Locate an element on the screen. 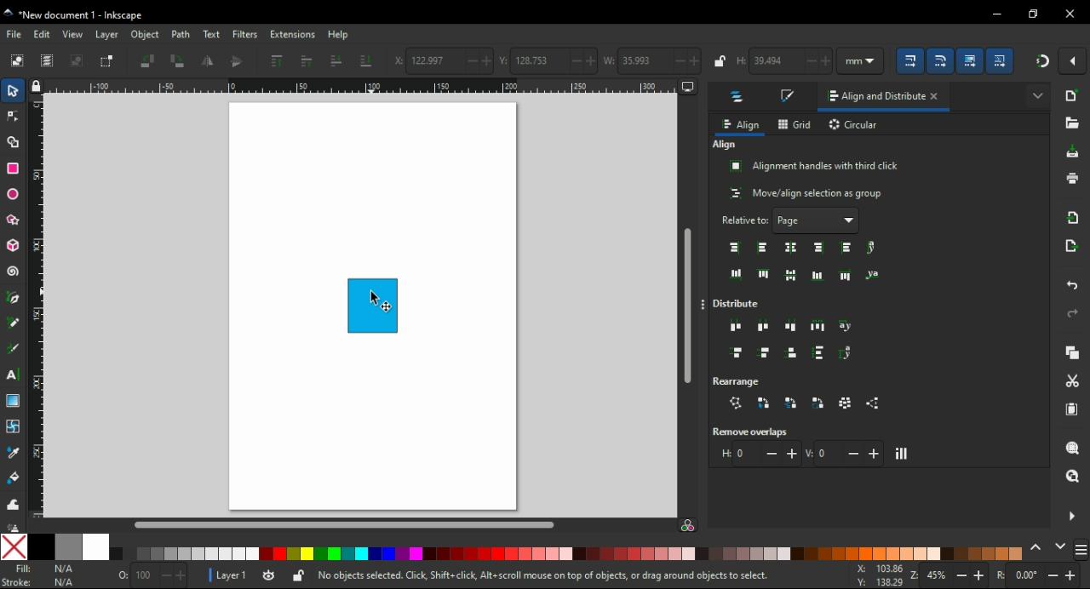 The image size is (1090, 589). grid is located at coordinates (794, 124).